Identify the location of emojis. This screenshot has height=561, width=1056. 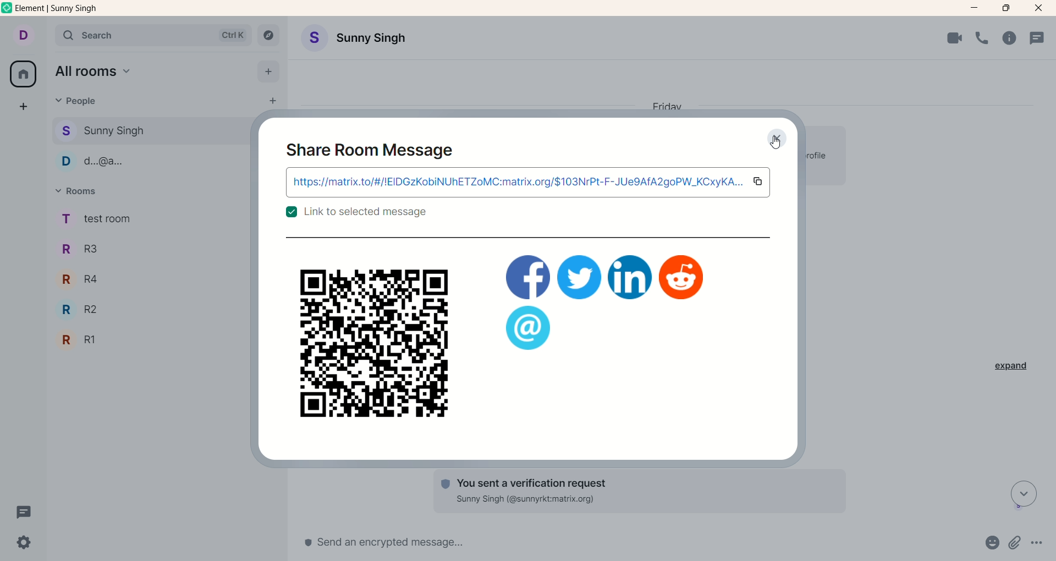
(987, 544).